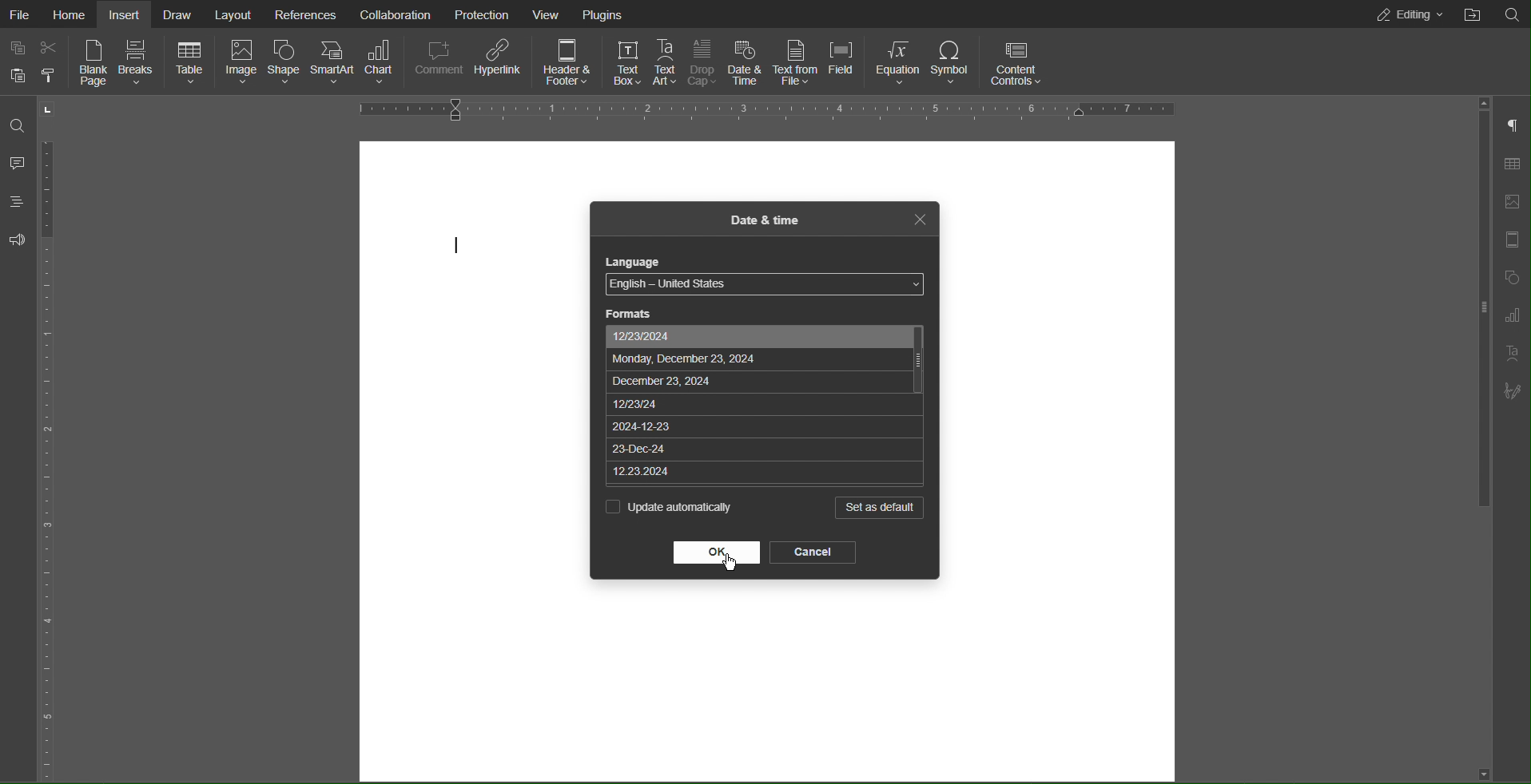 Image resolution: width=1531 pixels, height=784 pixels. What do you see at coordinates (917, 219) in the screenshot?
I see `Close` at bounding box center [917, 219].